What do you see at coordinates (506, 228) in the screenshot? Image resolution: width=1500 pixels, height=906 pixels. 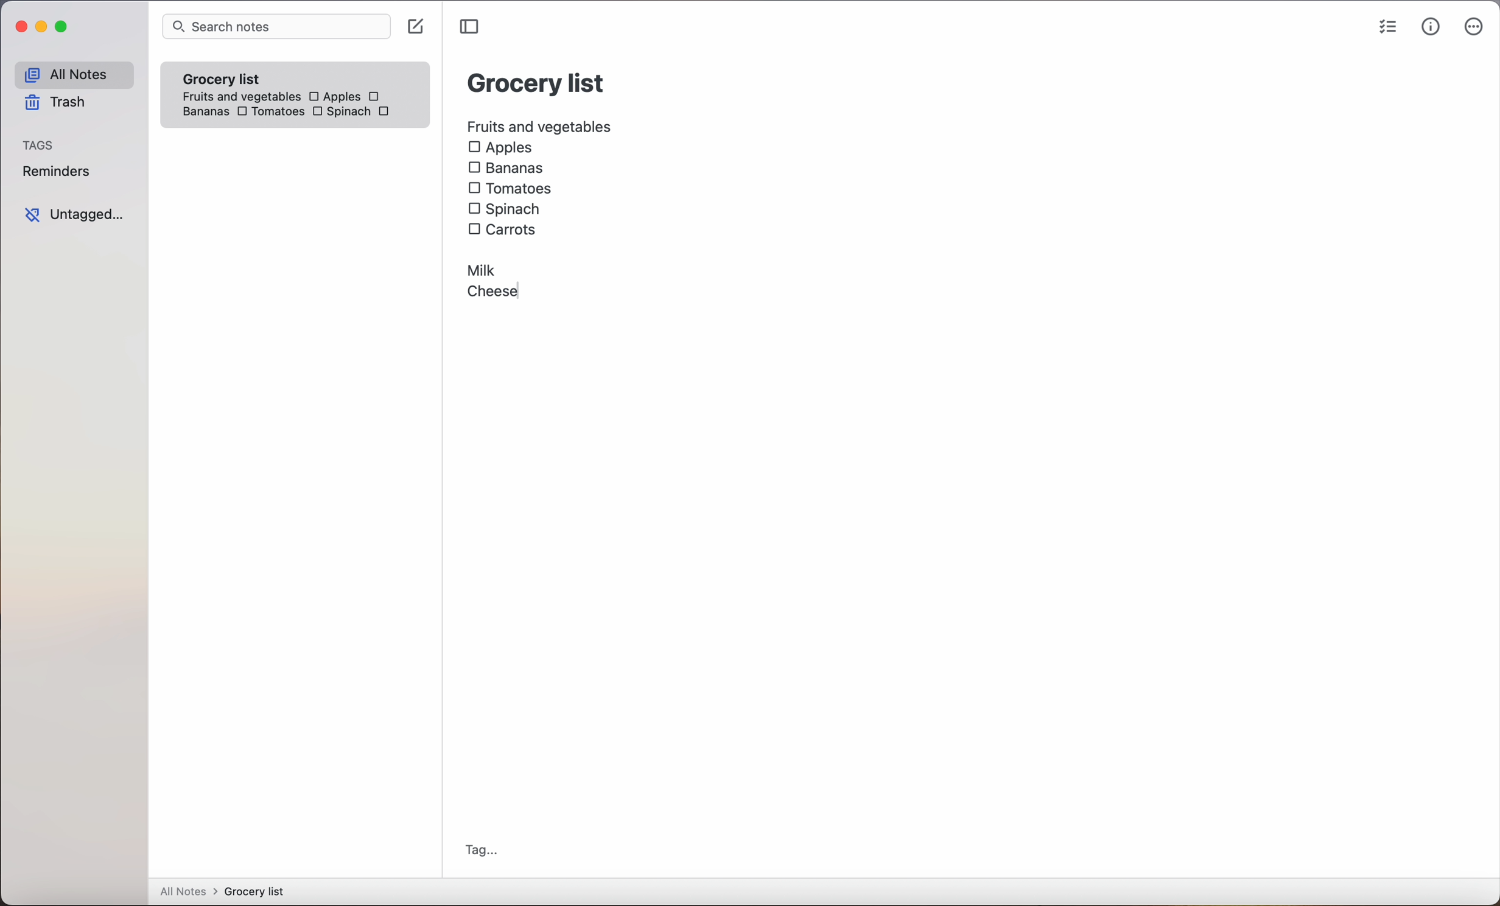 I see `carrots checkbox` at bounding box center [506, 228].